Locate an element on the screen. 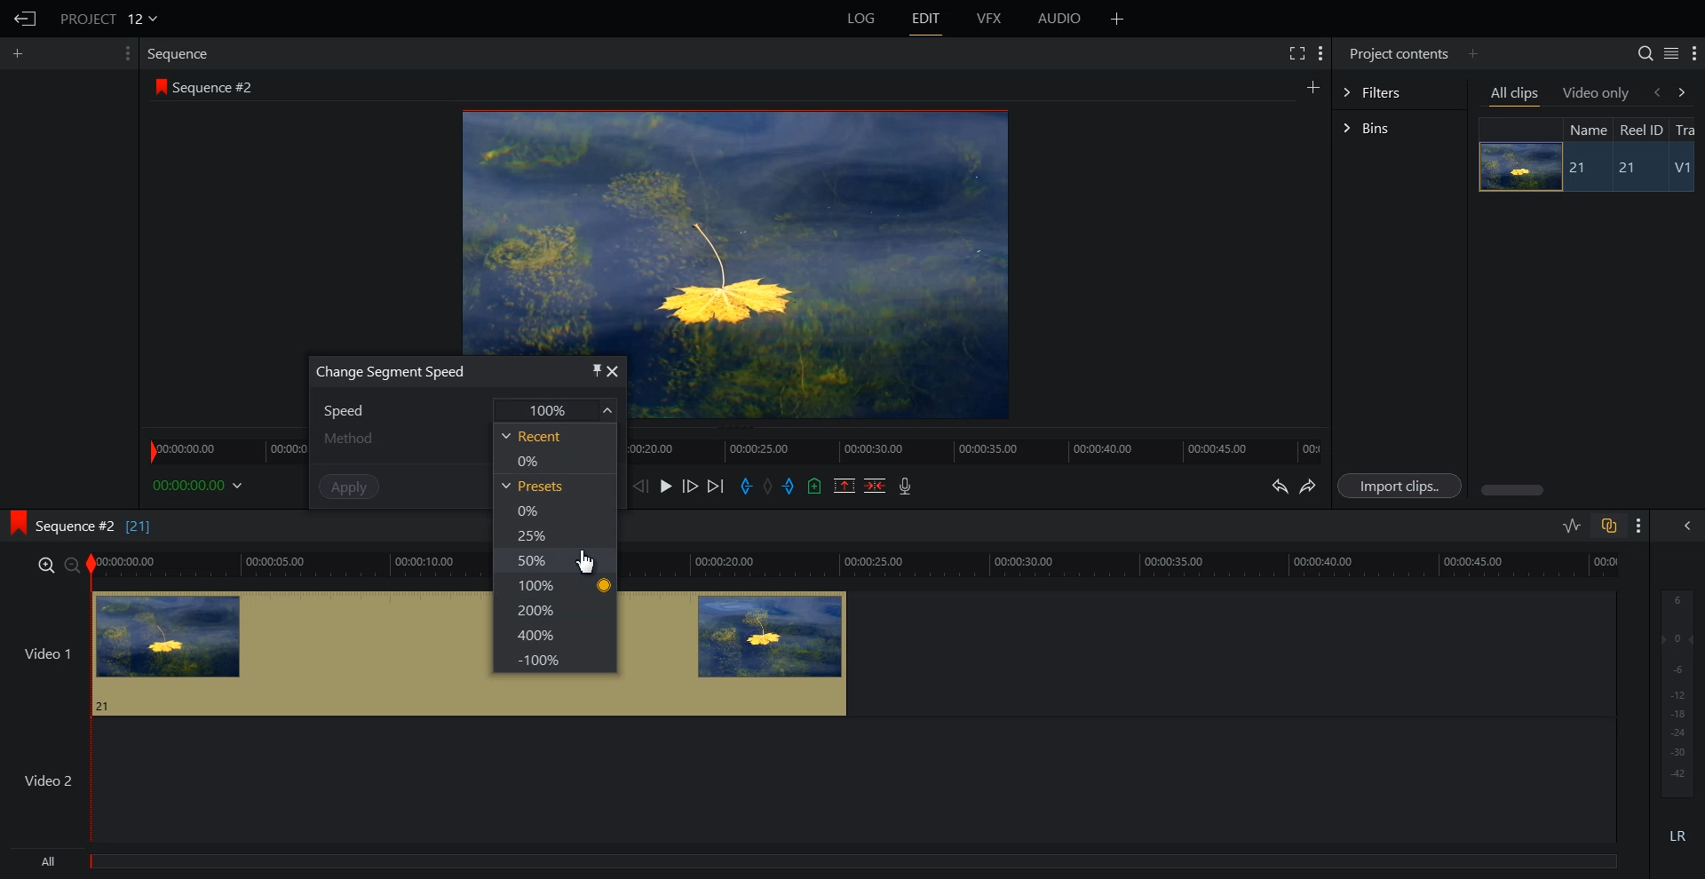 The image size is (1705, 879). Add panel is located at coordinates (1472, 53).